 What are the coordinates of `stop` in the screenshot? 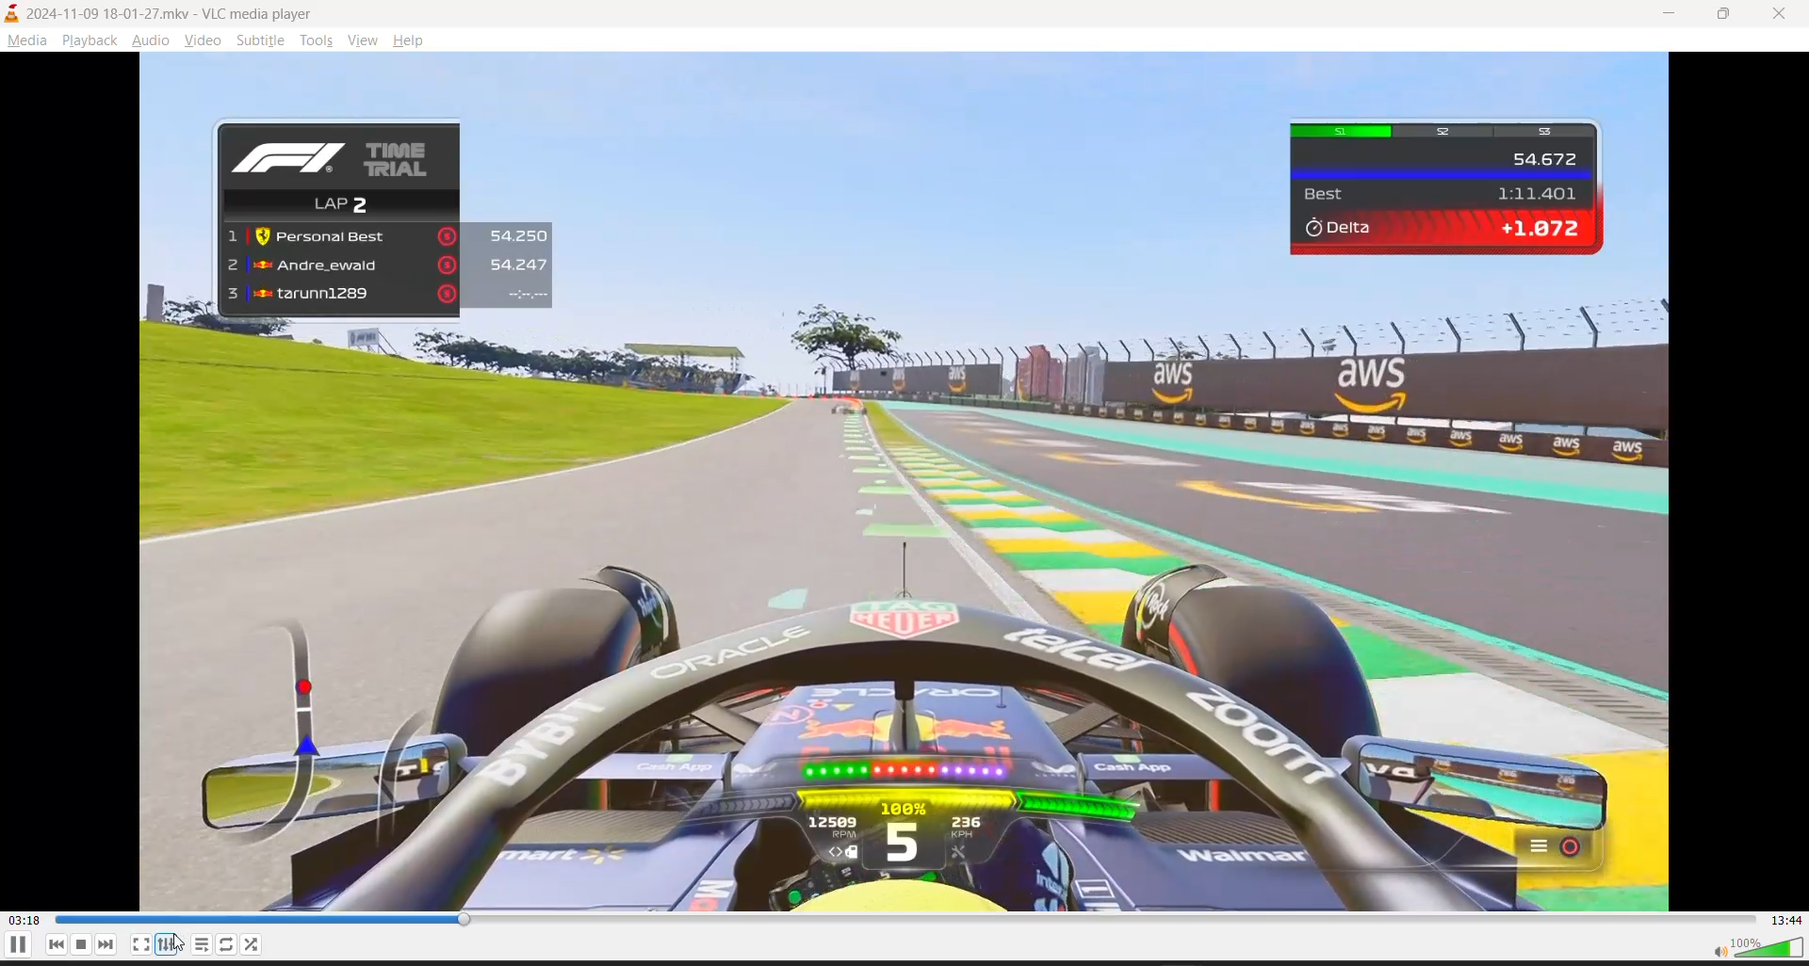 It's located at (83, 944).